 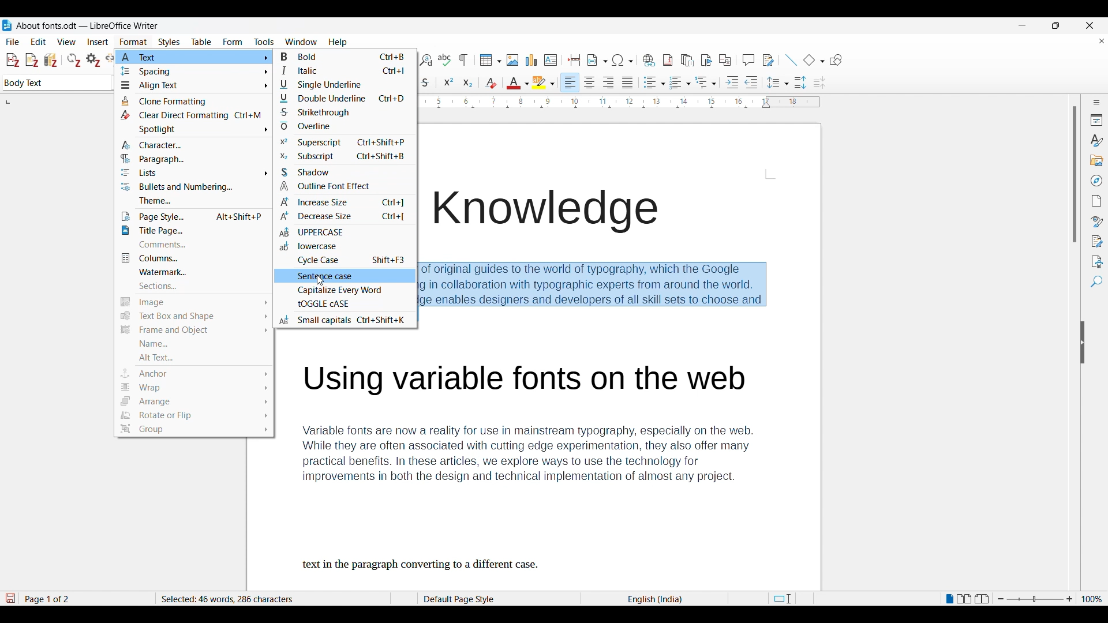 What do you see at coordinates (448, 81) in the screenshot?
I see `Superscript` at bounding box center [448, 81].